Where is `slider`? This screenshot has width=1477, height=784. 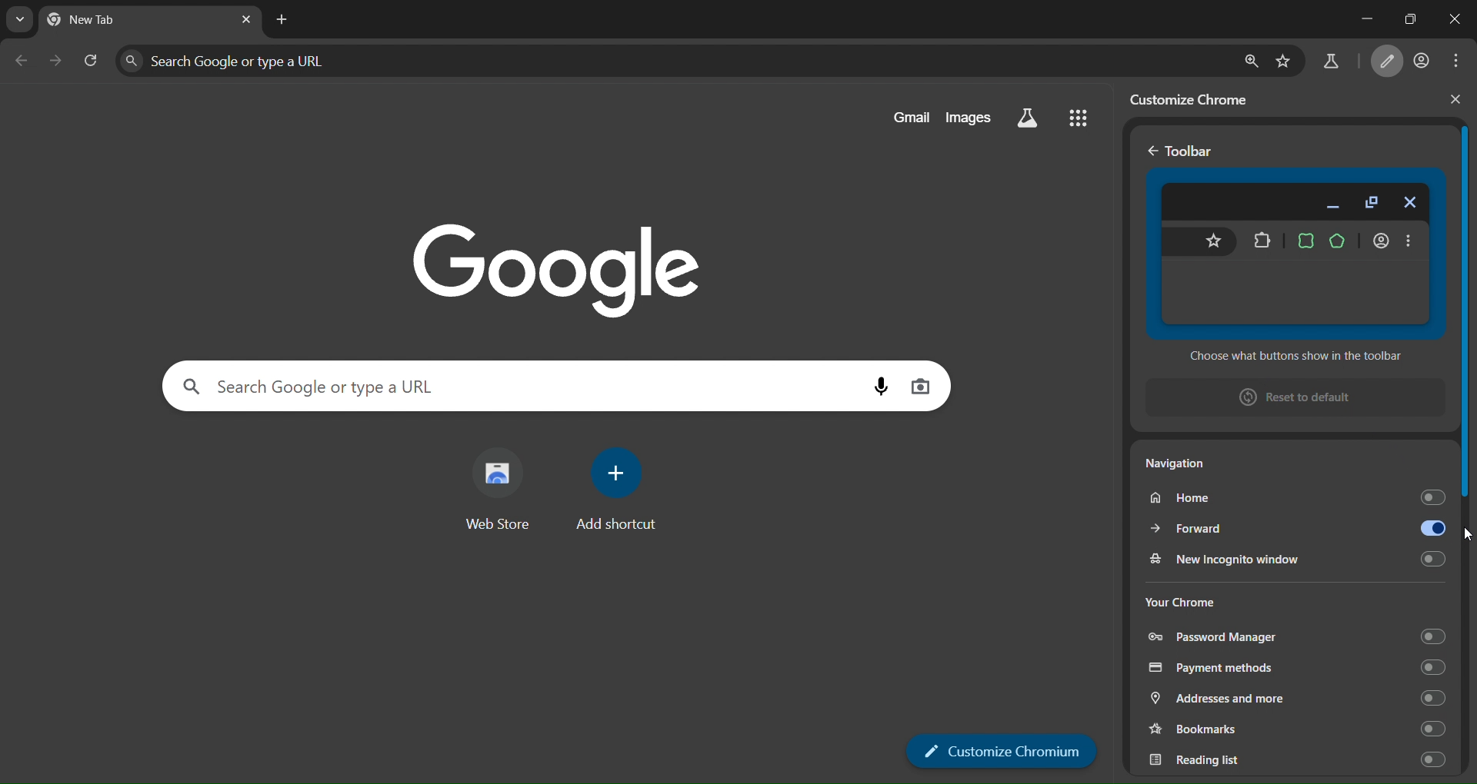
slider is located at coordinates (1468, 436).